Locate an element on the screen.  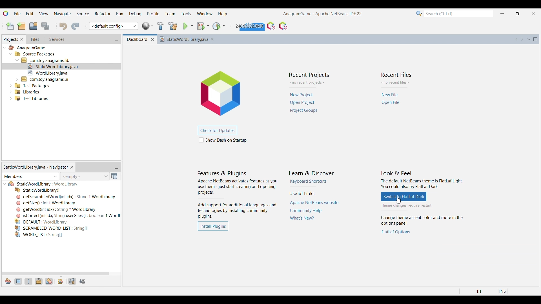
Source menu is located at coordinates (83, 13).